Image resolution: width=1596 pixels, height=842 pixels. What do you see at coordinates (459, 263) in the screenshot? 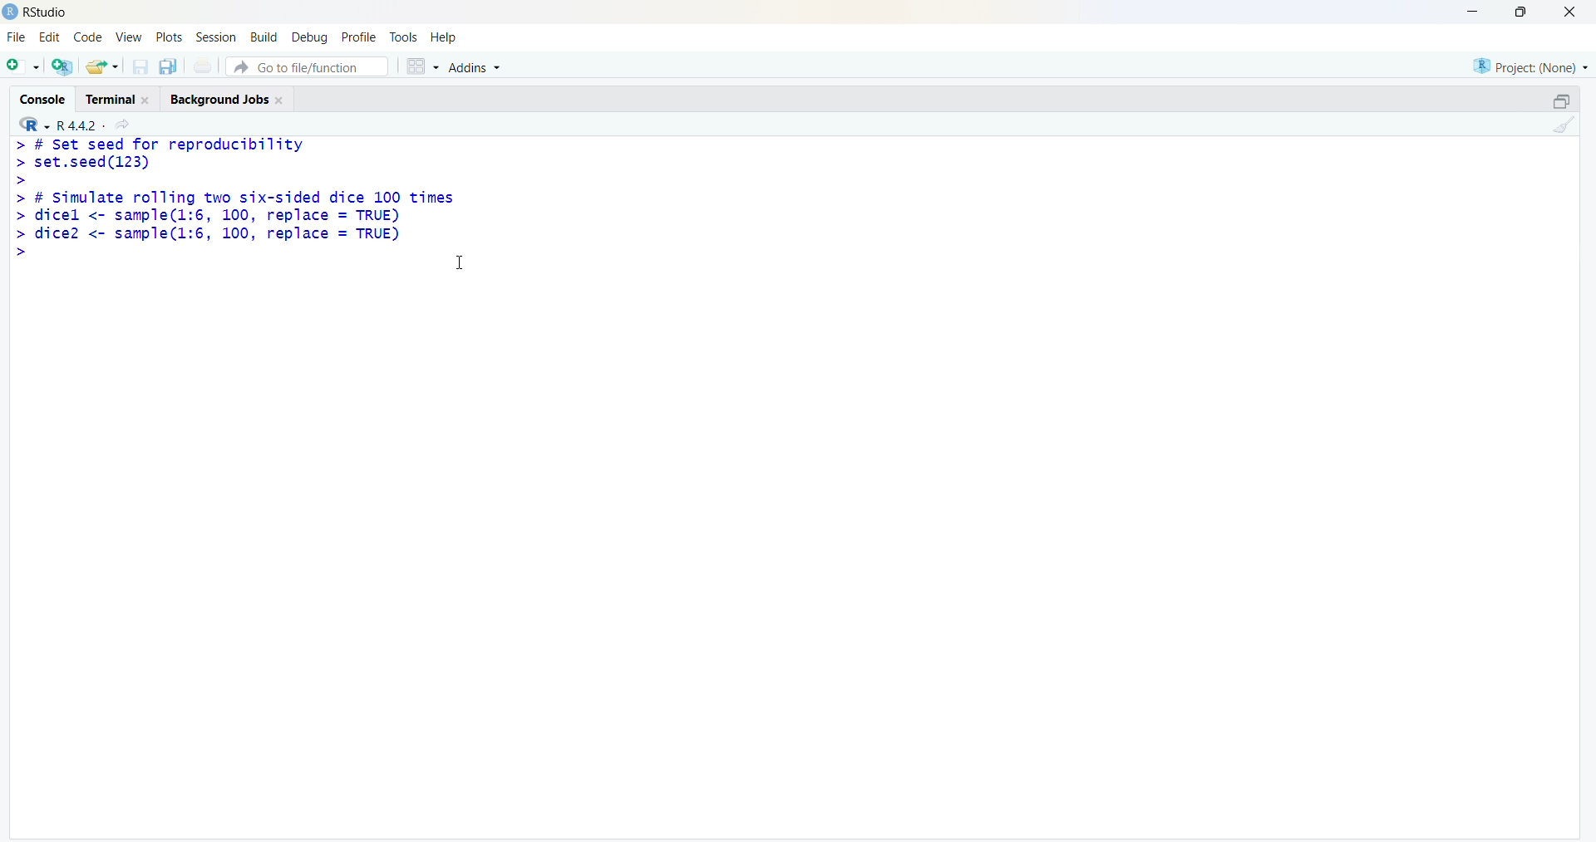
I see `cursor` at bounding box center [459, 263].